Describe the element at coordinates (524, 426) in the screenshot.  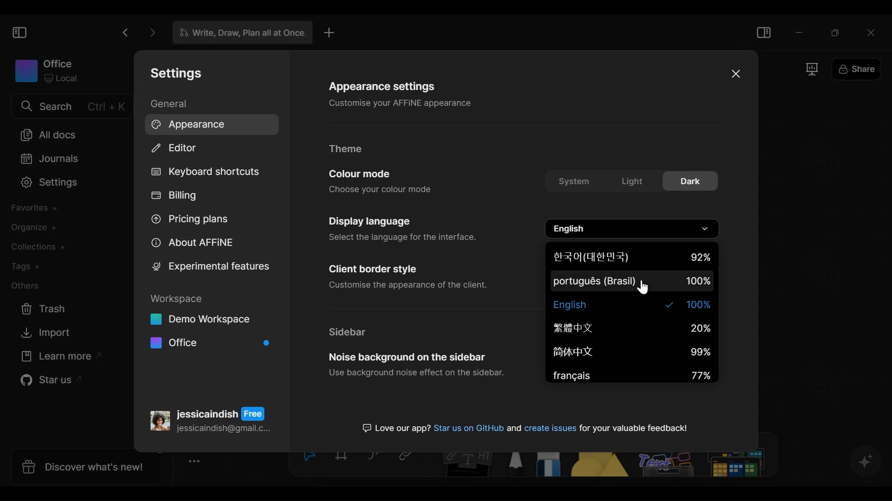
I see `text` at that location.